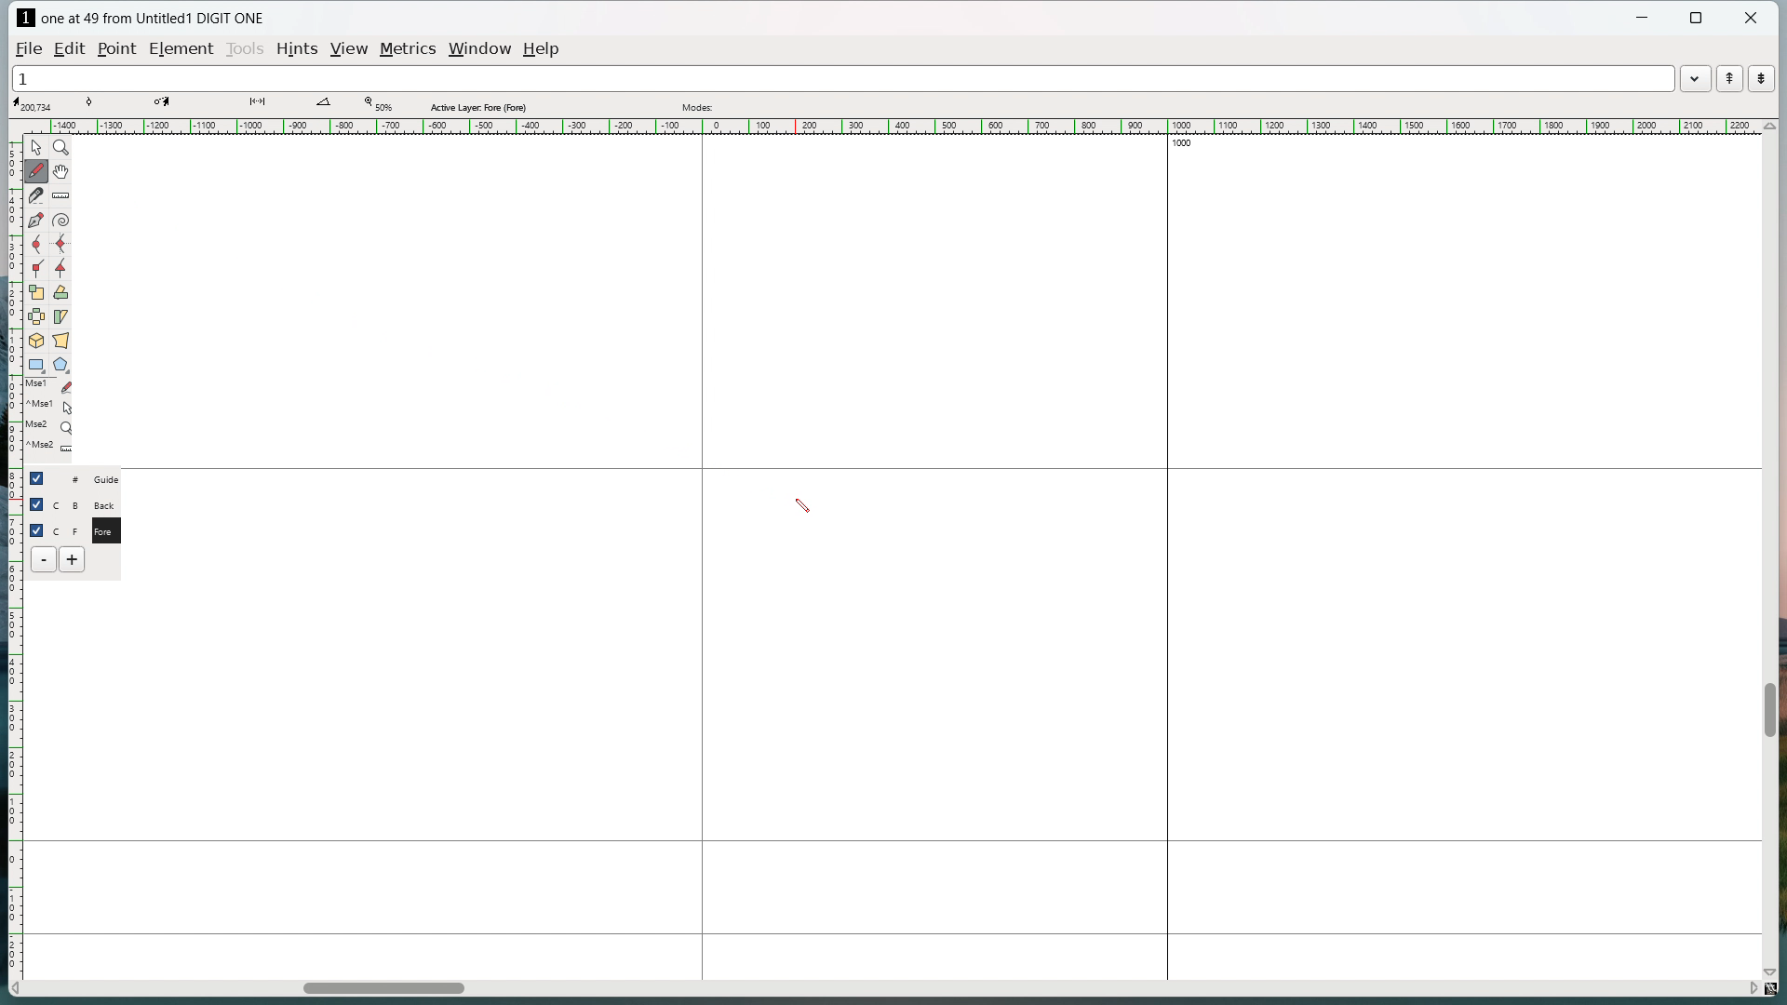 This screenshot has width=1787, height=1005. I want to click on logo, so click(25, 18).